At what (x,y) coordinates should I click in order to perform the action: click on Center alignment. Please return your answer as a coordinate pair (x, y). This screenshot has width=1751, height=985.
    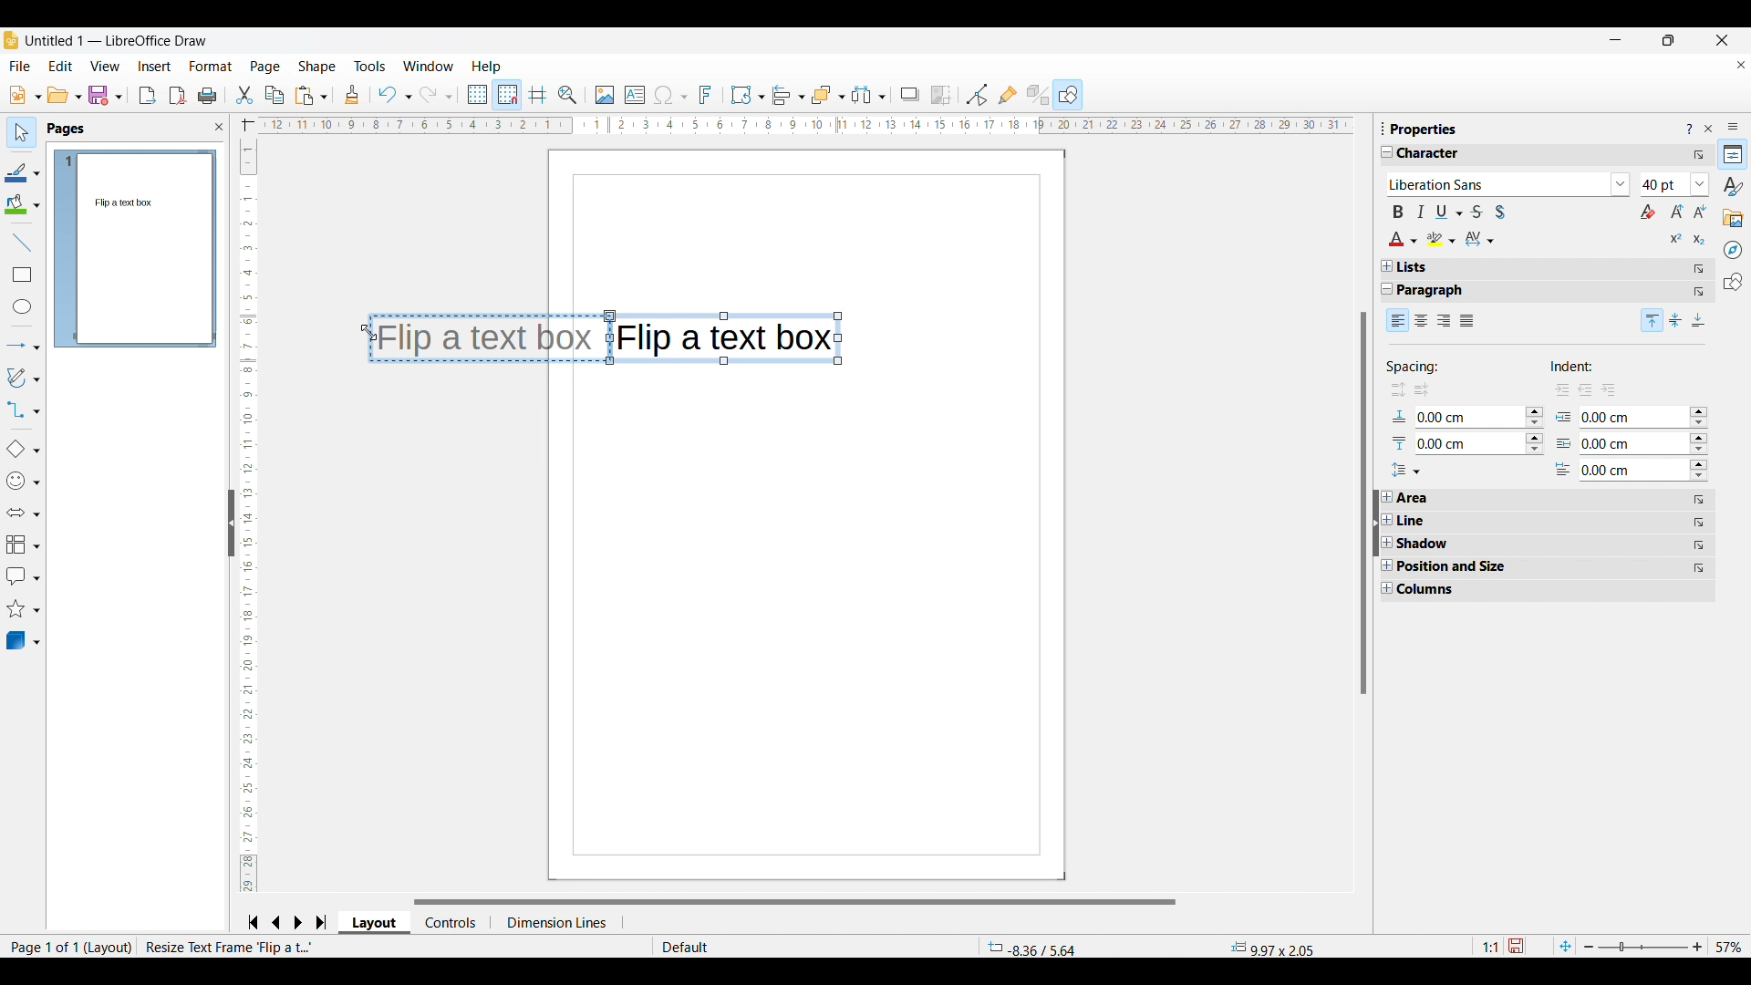
    Looking at the image, I should click on (1676, 320).